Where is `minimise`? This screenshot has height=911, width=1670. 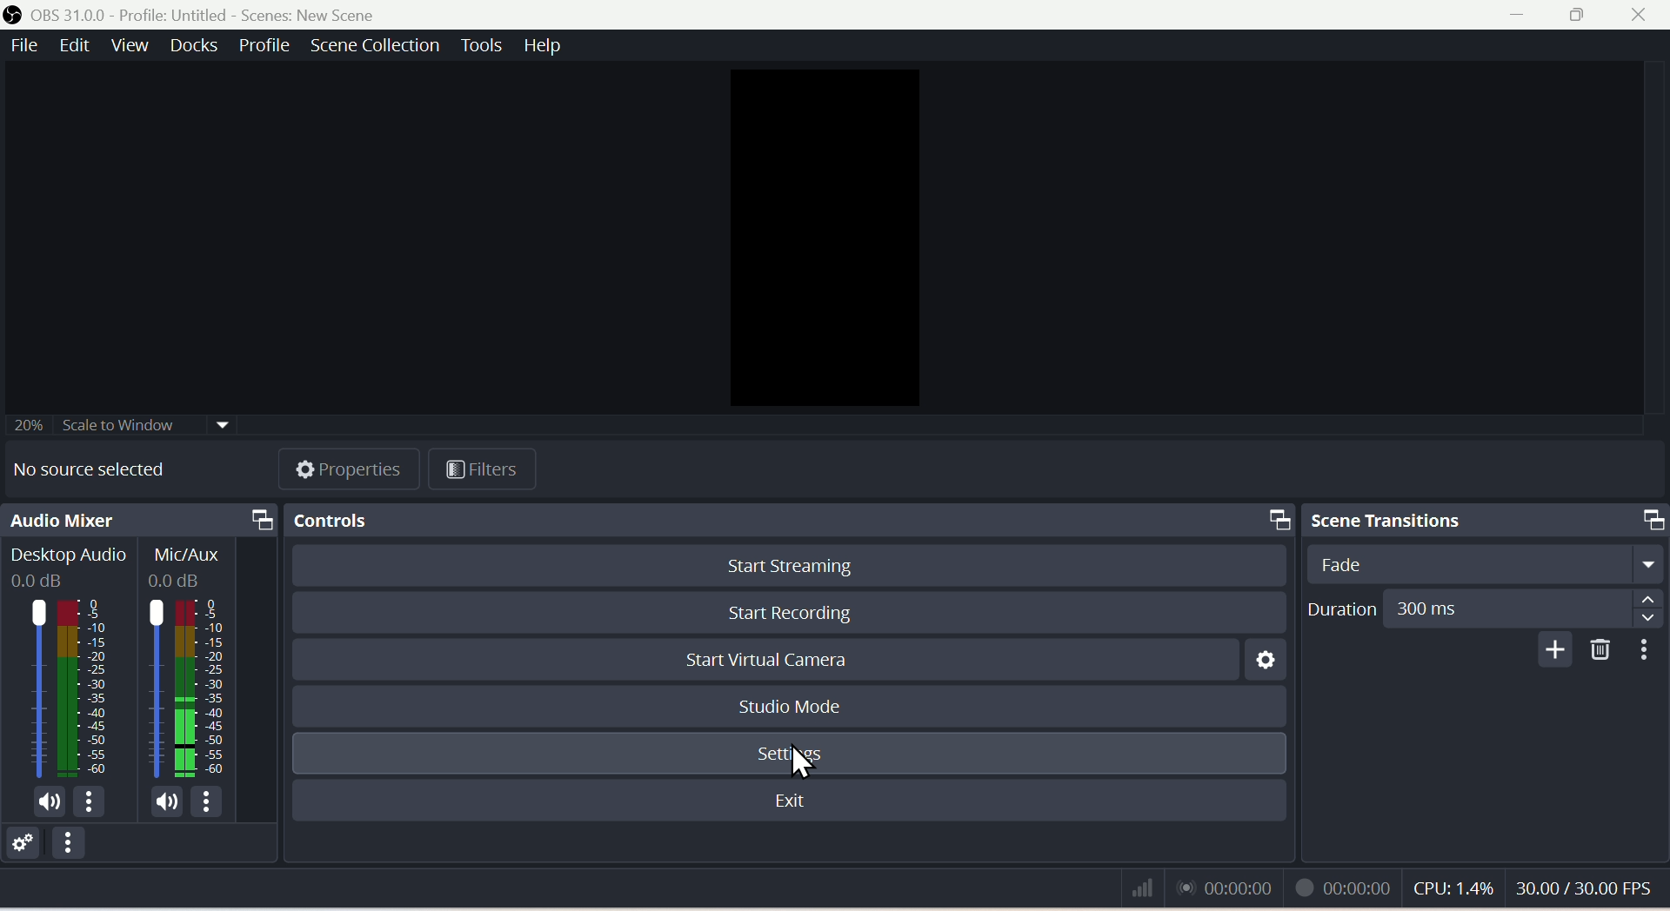 minimise is located at coordinates (1523, 17).